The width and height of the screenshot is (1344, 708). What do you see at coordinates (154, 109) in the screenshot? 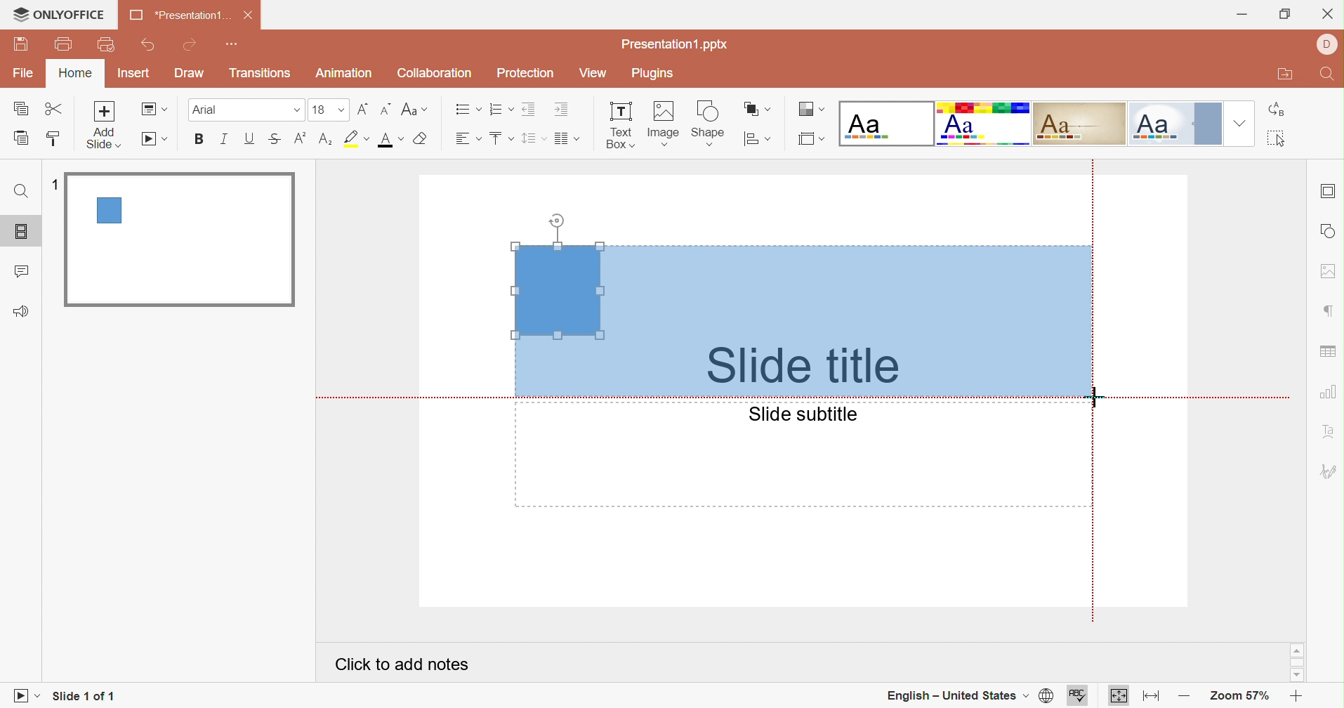
I see `Change slide layout` at bounding box center [154, 109].